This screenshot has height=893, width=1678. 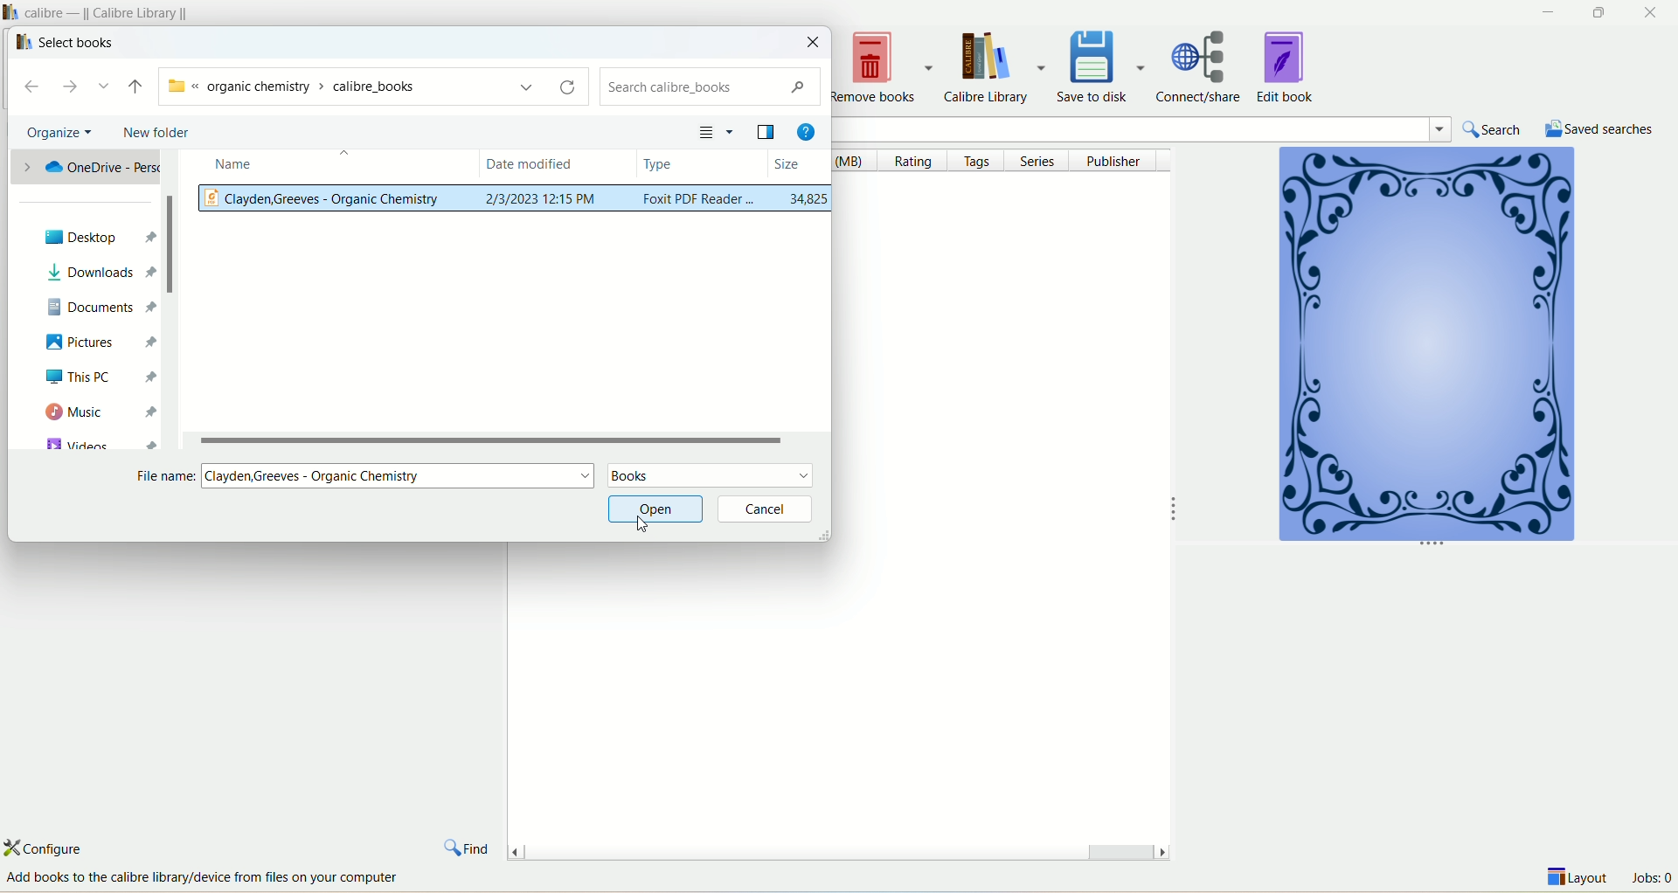 What do you see at coordinates (1544, 12) in the screenshot?
I see `minimize` at bounding box center [1544, 12].